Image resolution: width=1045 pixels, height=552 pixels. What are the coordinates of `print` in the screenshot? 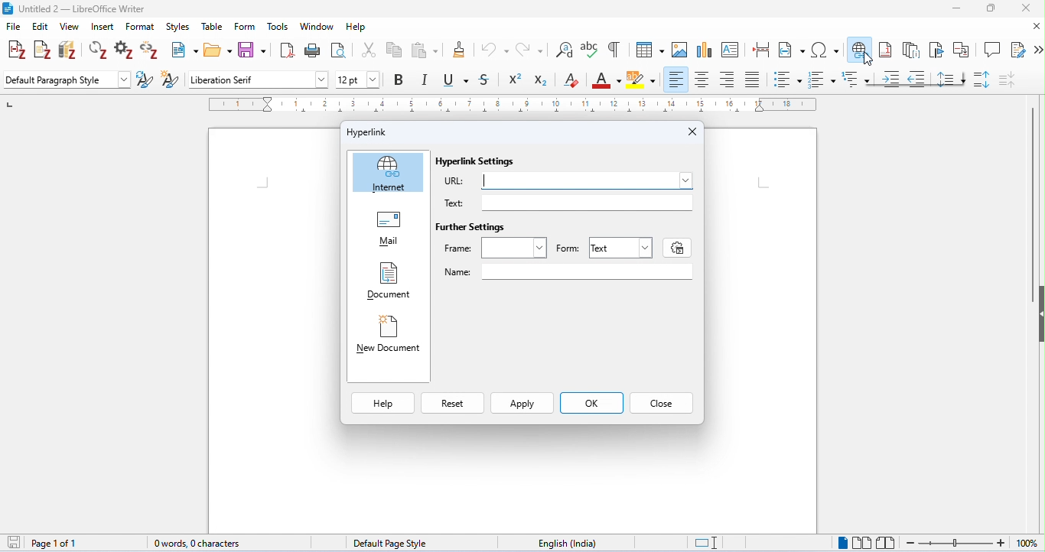 It's located at (311, 50).